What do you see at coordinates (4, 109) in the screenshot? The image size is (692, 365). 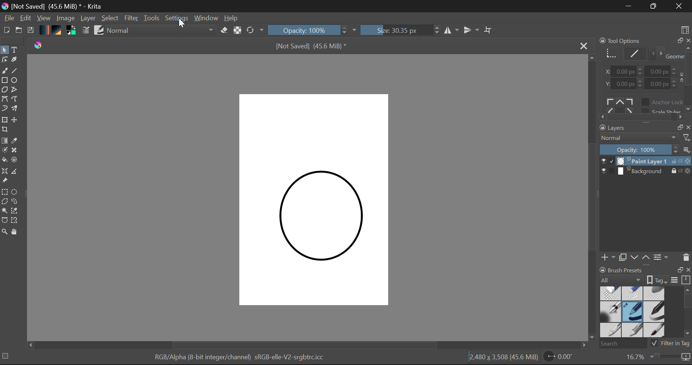 I see `Dynamic Paintbrush` at bounding box center [4, 109].